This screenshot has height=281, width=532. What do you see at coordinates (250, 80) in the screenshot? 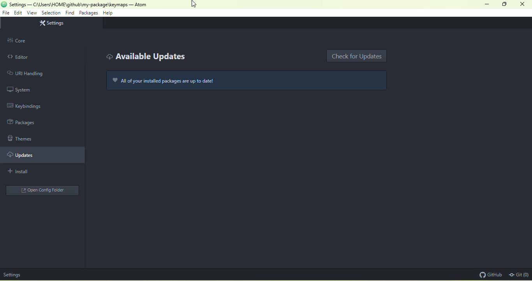
I see `text on previous update` at bounding box center [250, 80].